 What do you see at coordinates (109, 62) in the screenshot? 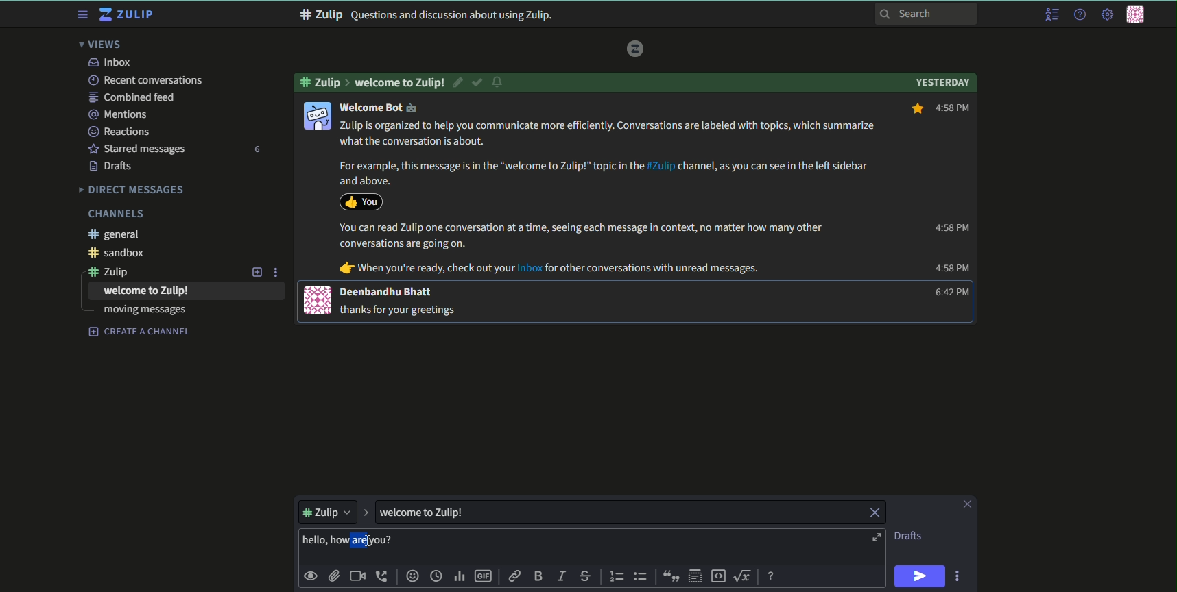
I see `inbox` at bounding box center [109, 62].